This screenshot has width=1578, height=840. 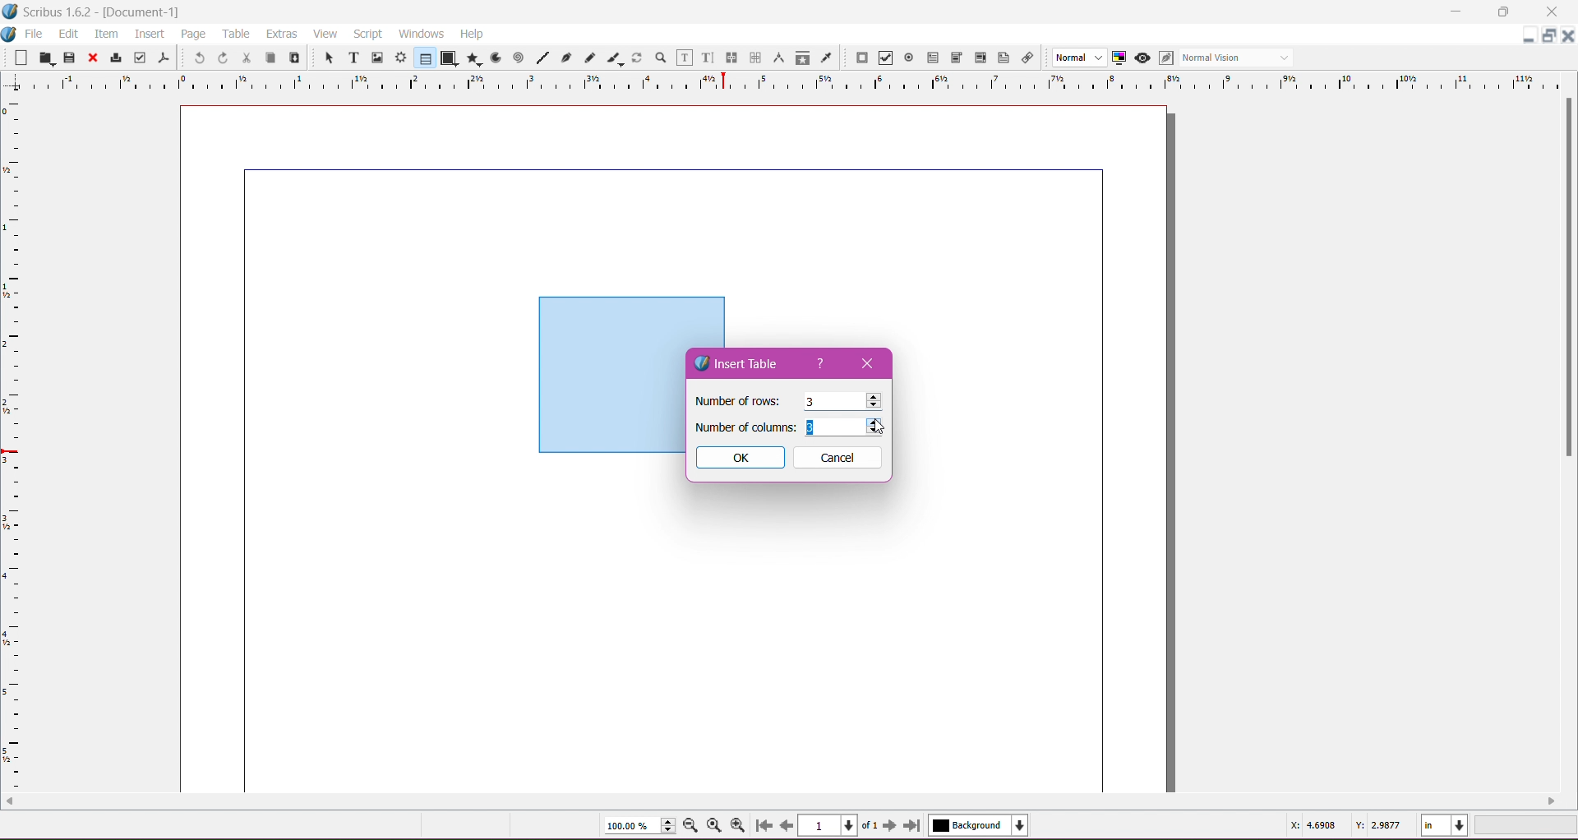 I want to click on PDF Radio Button, so click(x=906, y=60).